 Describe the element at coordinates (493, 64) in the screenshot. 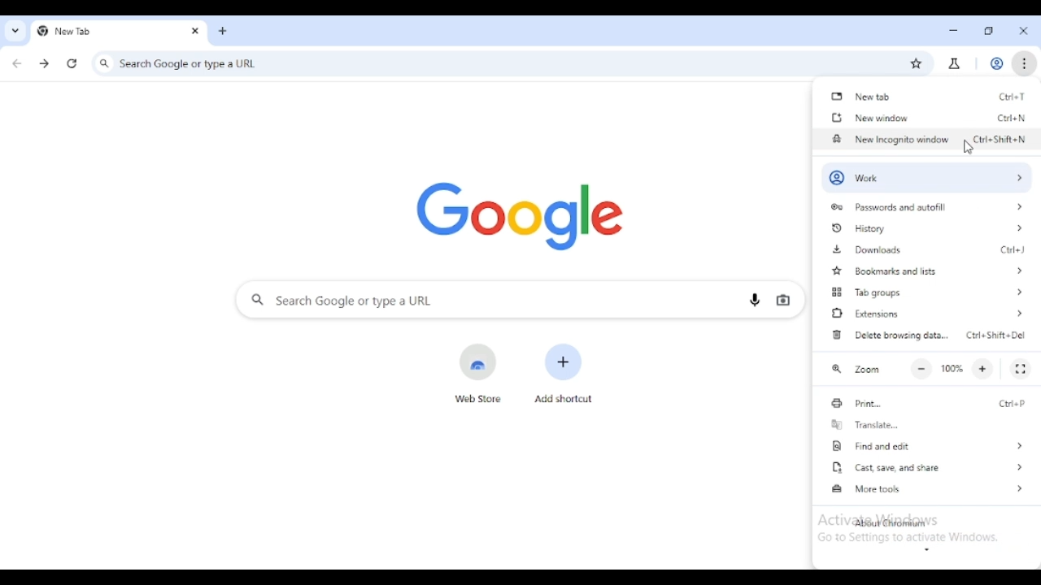

I see `search google or type a URL` at that location.